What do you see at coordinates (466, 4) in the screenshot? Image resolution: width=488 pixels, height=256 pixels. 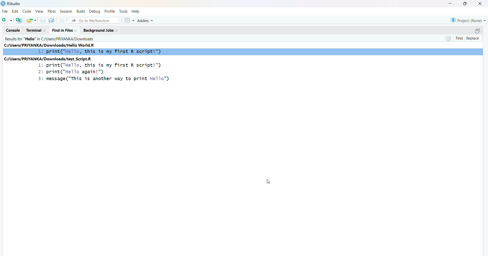 I see `maximise` at bounding box center [466, 4].